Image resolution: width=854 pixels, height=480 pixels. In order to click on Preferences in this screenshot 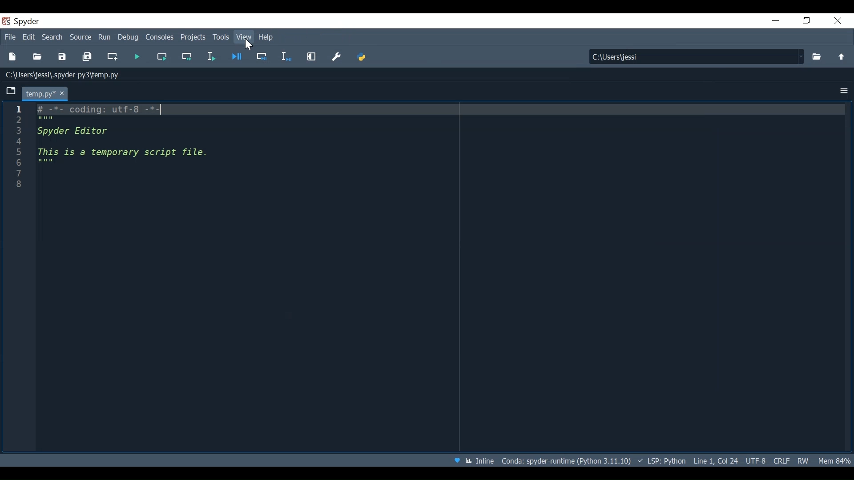, I will do `click(336, 56)`.